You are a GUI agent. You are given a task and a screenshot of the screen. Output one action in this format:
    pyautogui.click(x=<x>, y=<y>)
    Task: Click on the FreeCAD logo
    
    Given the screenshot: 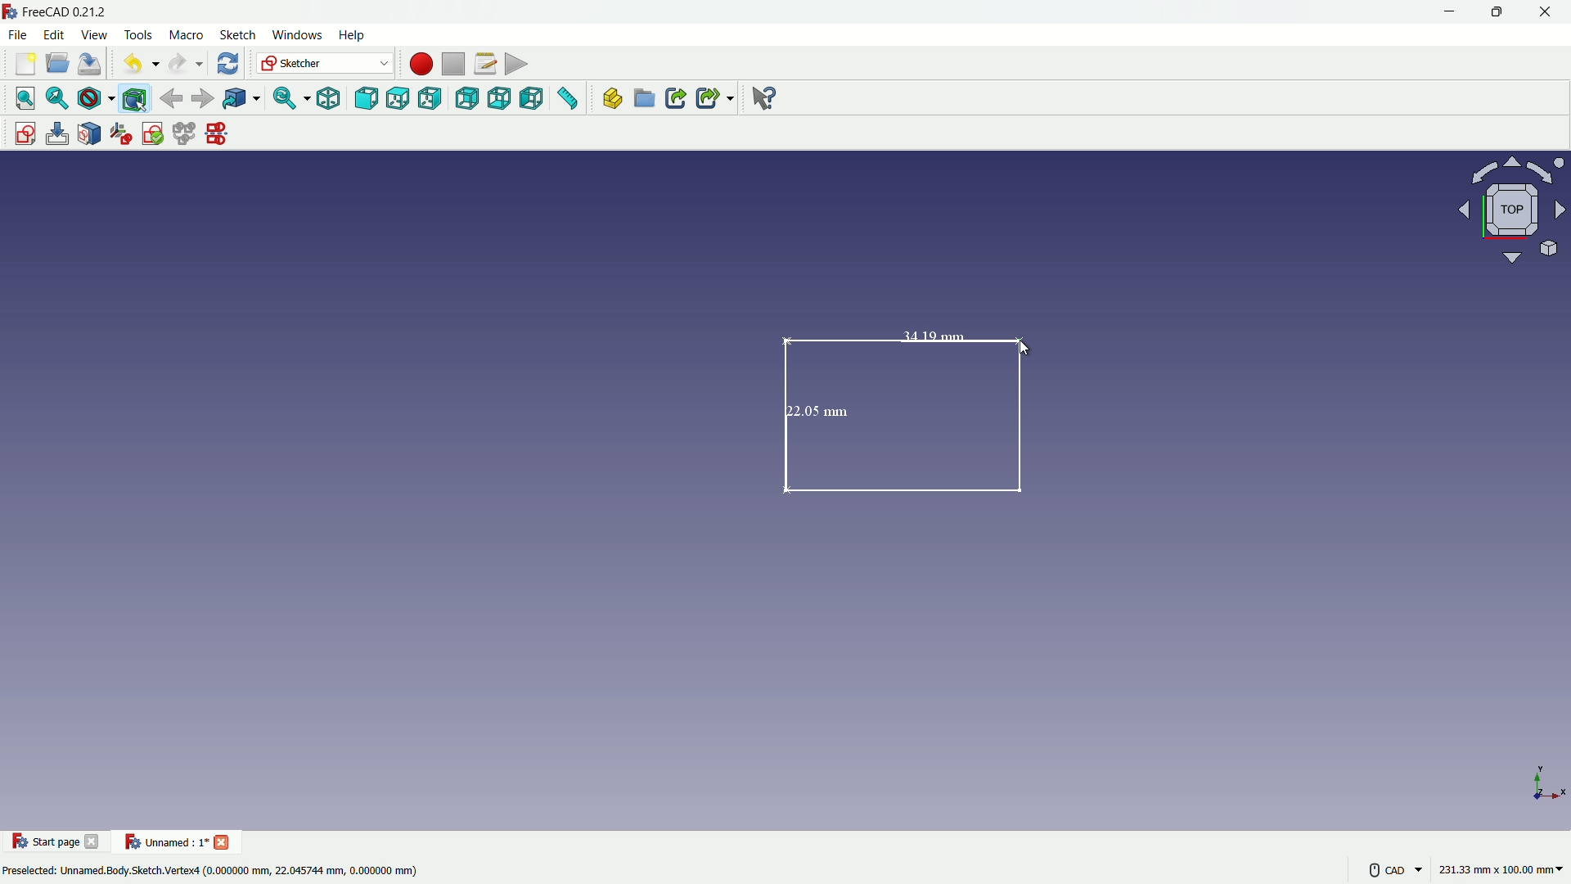 What is the action you would take?
    pyautogui.click(x=10, y=11)
    